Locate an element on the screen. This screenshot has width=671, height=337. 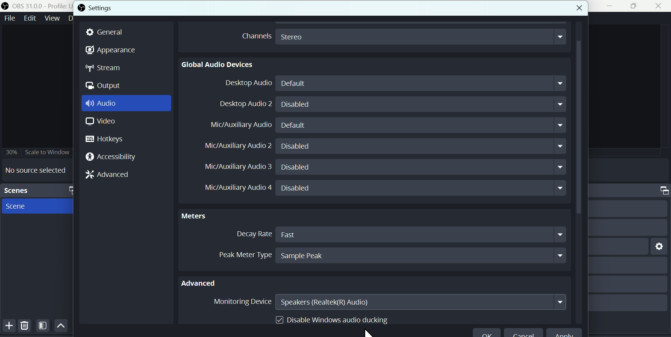
Channels is located at coordinates (254, 35).